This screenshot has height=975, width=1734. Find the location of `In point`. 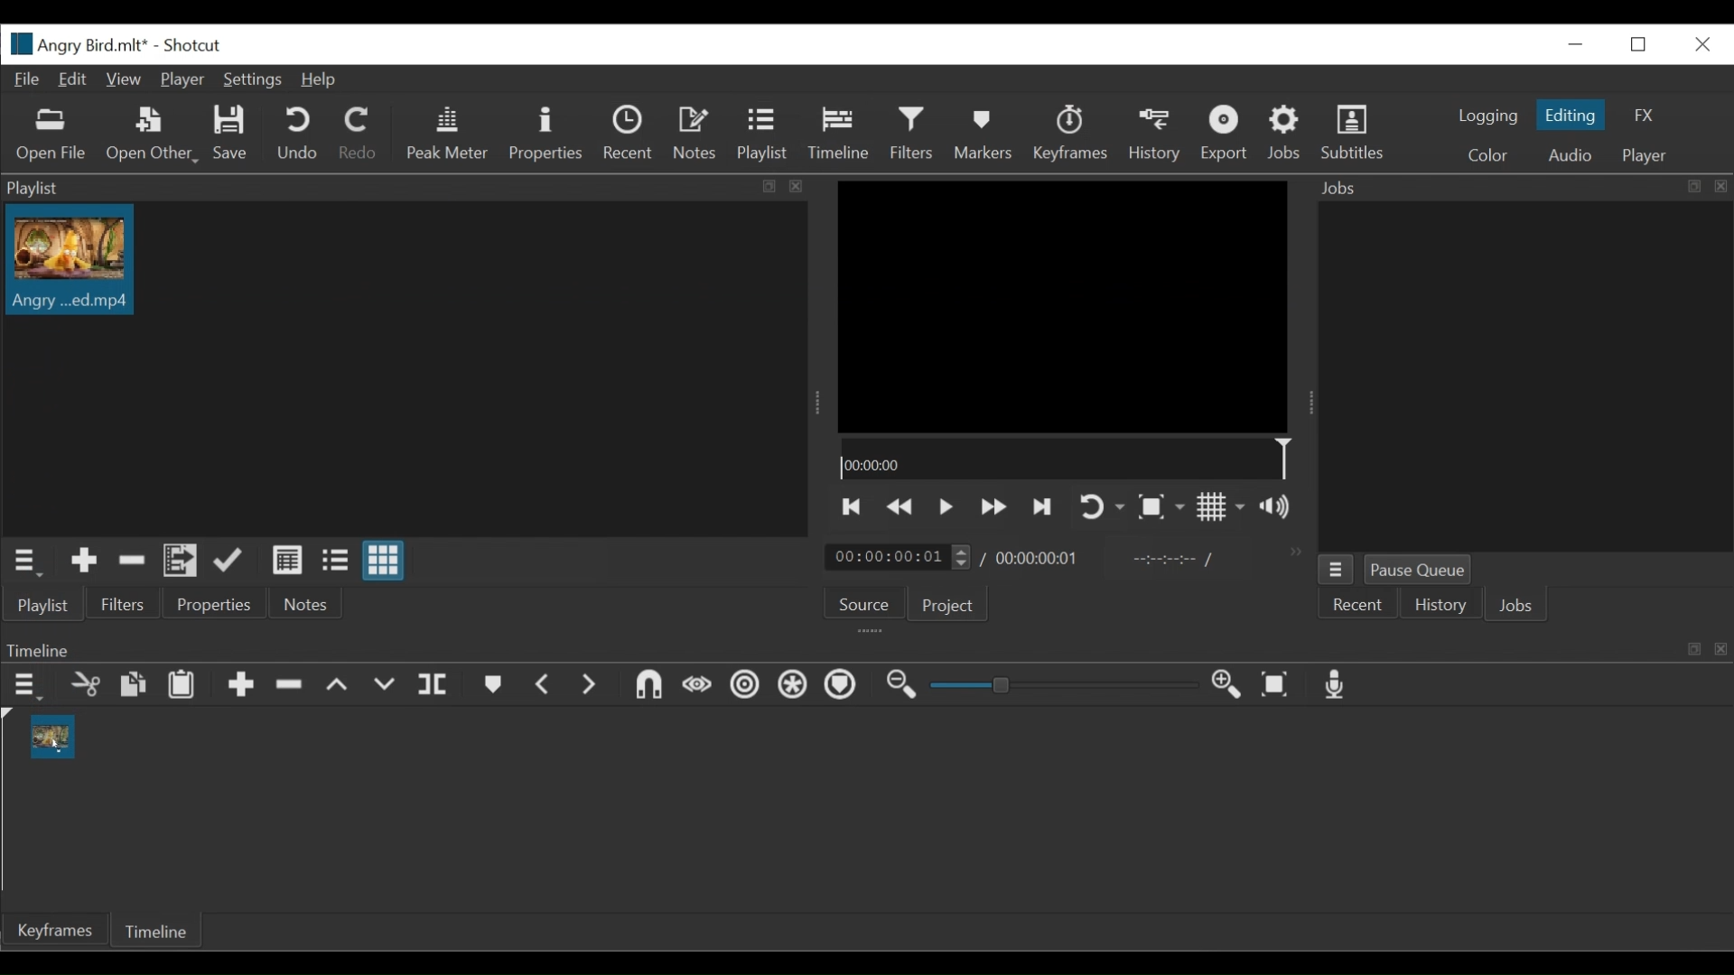

In point is located at coordinates (1172, 559).